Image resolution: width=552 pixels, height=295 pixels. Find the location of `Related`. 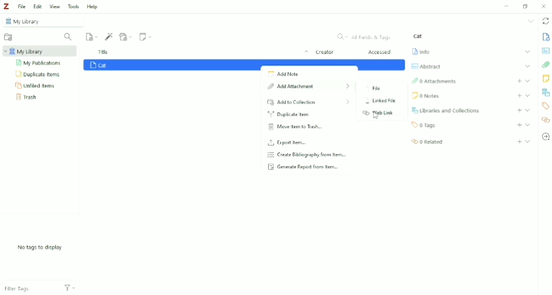

Related is located at coordinates (545, 120).